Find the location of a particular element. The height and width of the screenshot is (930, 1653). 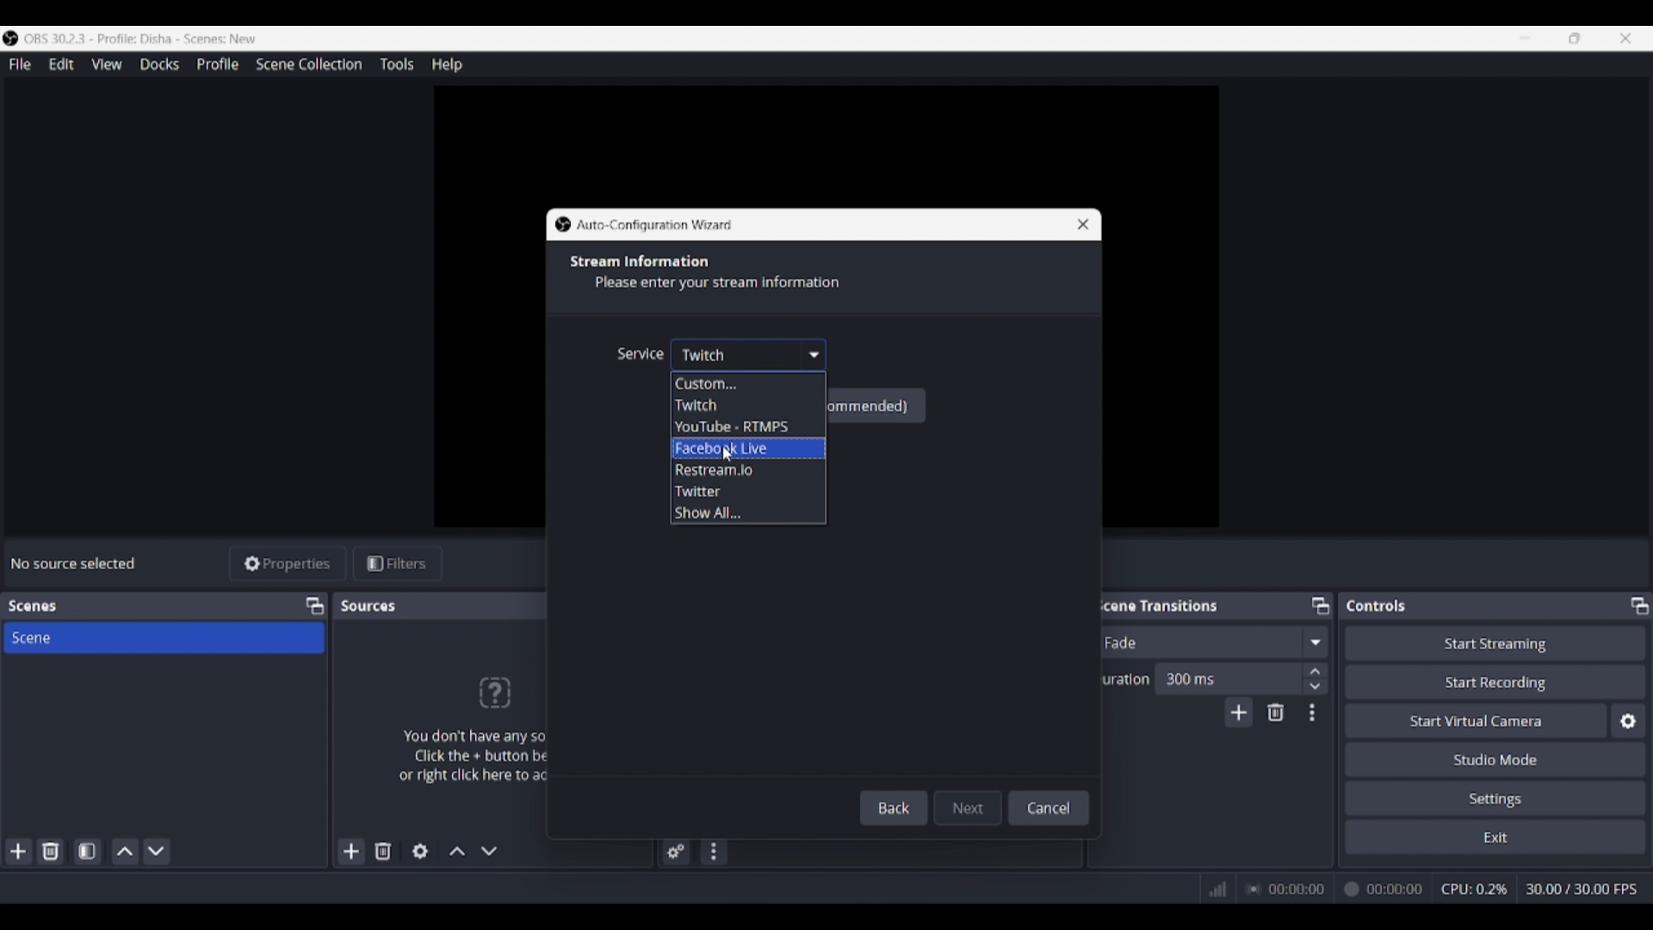

Panel title is located at coordinates (1377, 605).